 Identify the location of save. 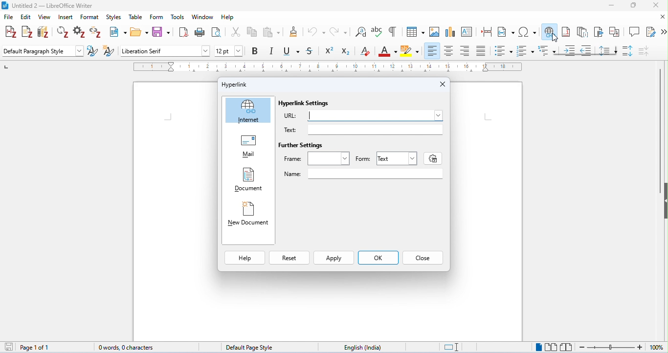
(161, 32).